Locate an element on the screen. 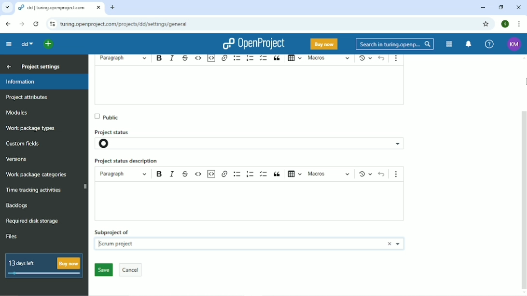 The image size is (527, 296). turing.openprojects.com/projects/dd/settings/general is located at coordinates (127, 24).